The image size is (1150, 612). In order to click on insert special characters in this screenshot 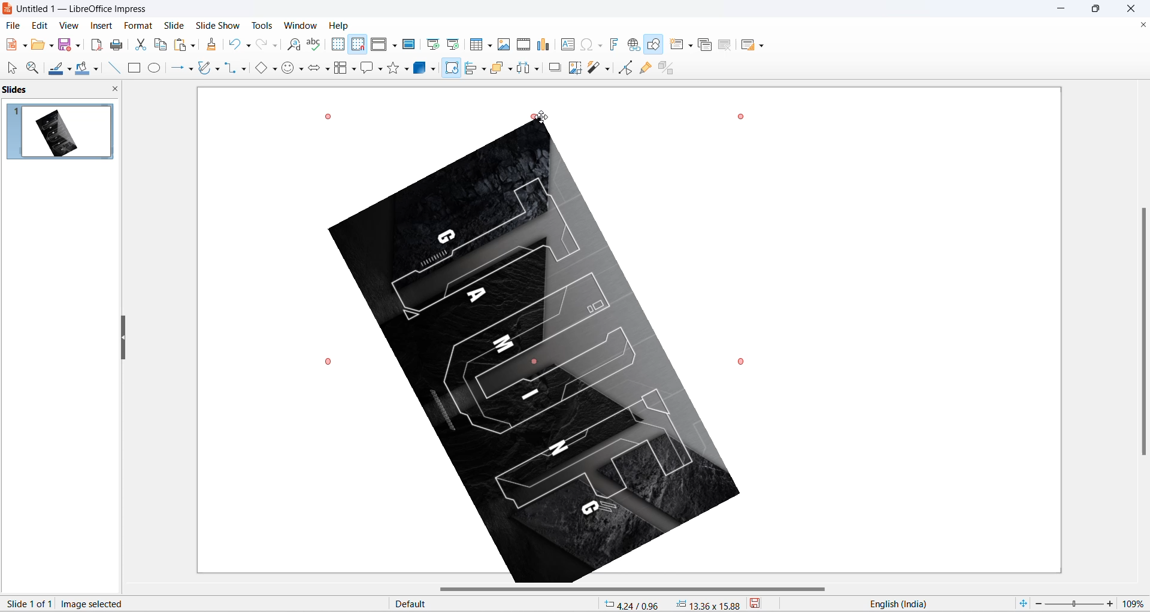, I will do `click(585, 44)`.